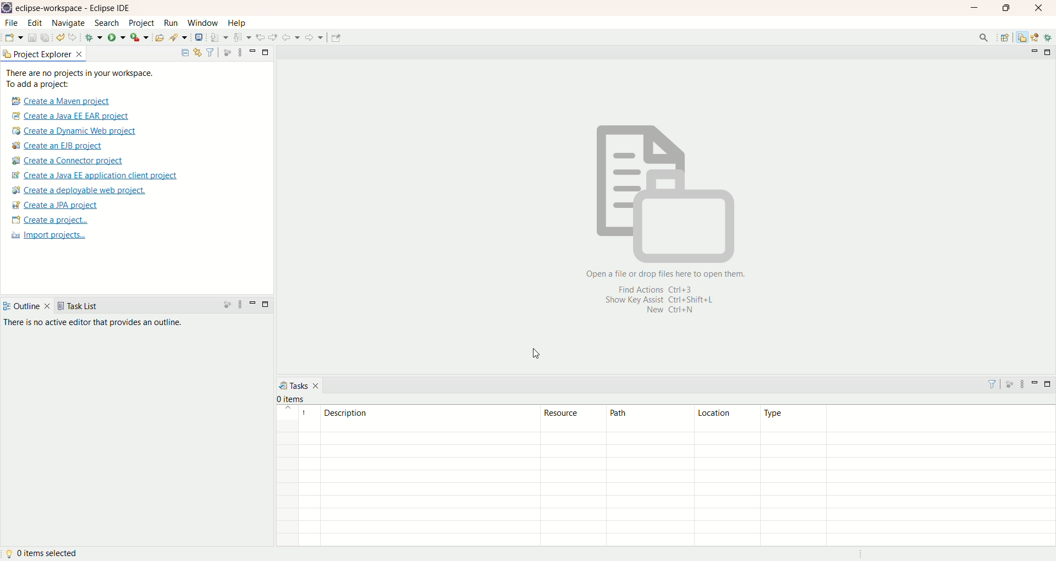 The width and height of the screenshot is (1056, 561). Describe the element at coordinates (229, 52) in the screenshot. I see `focus on active task` at that location.